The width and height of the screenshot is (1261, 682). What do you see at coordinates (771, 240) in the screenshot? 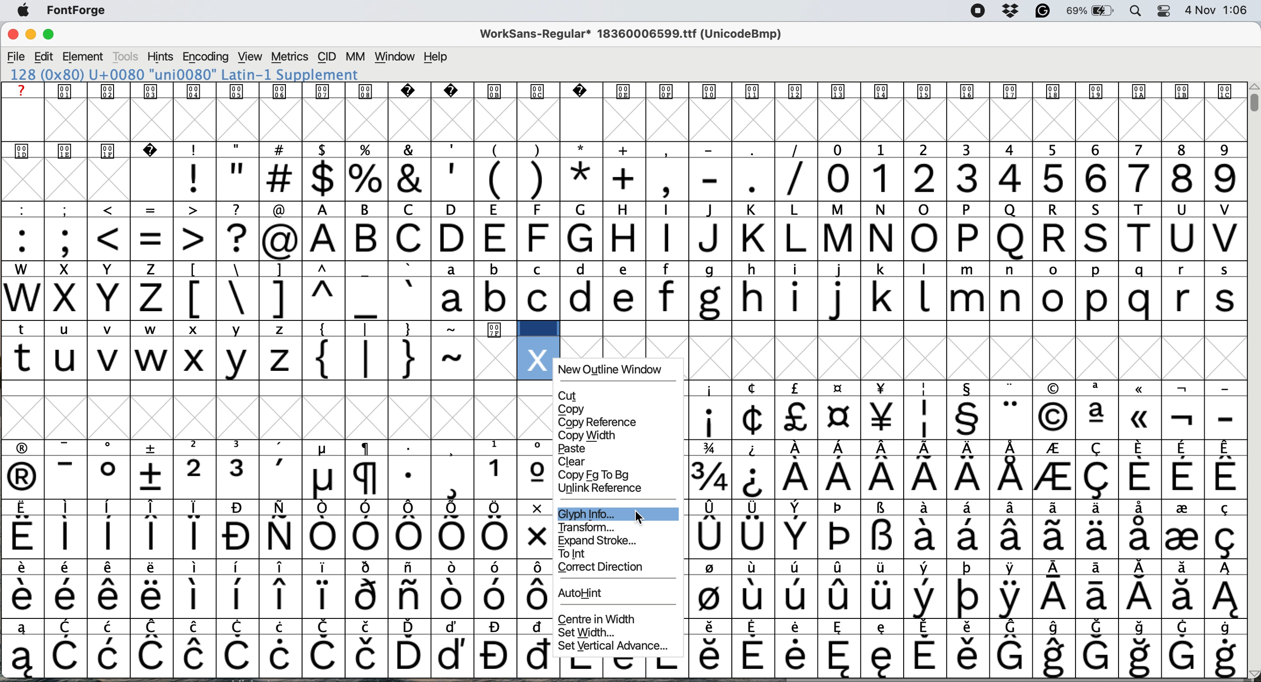
I see `capital letters a to v` at bounding box center [771, 240].